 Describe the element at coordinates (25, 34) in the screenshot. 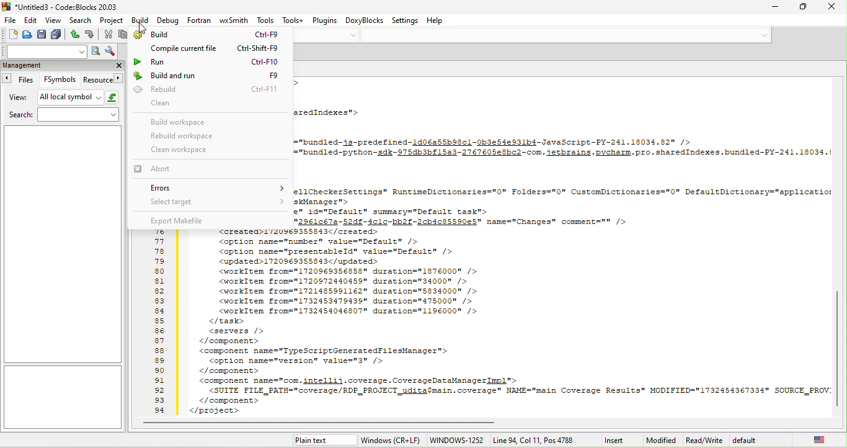

I see `open` at that location.